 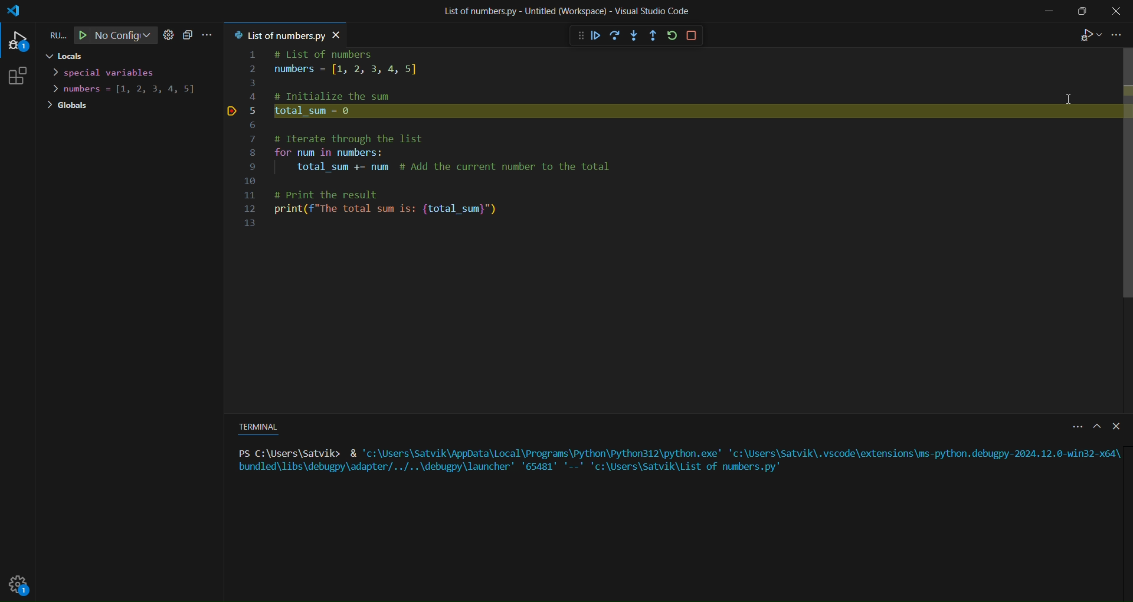 What do you see at coordinates (344, 34) in the screenshot?
I see `Close` at bounding box center [344, 34].